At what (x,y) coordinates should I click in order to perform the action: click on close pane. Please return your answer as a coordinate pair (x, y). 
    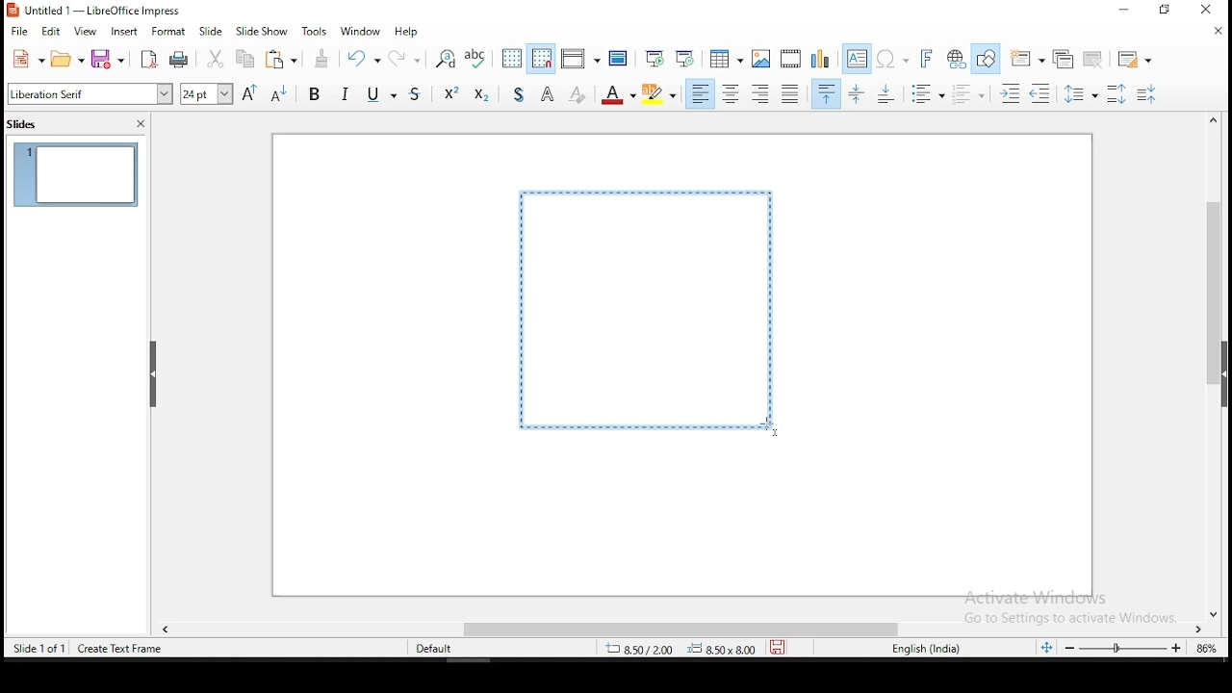
    Looking at the image, I should click on (150, 374).